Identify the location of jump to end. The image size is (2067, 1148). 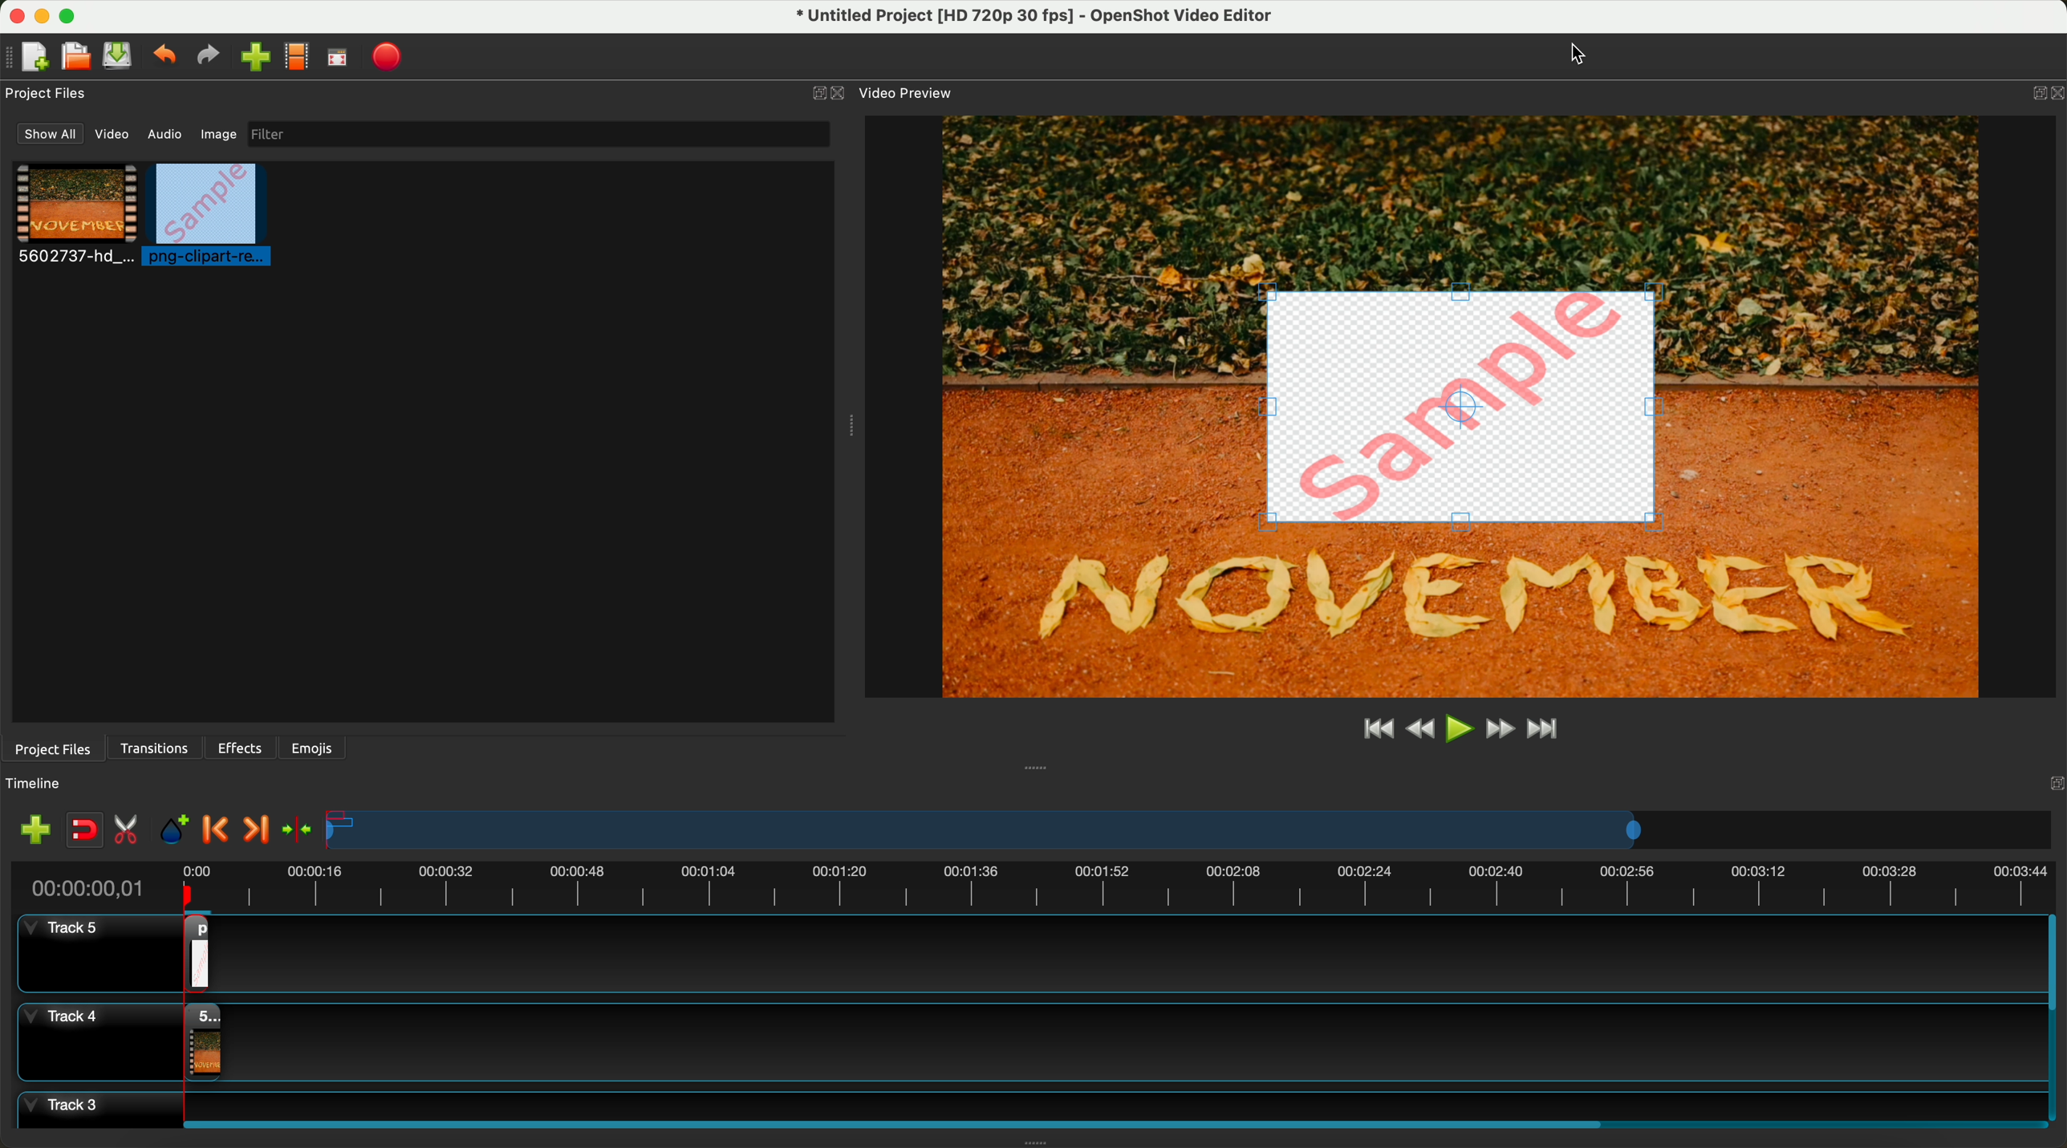
(1545, 731).